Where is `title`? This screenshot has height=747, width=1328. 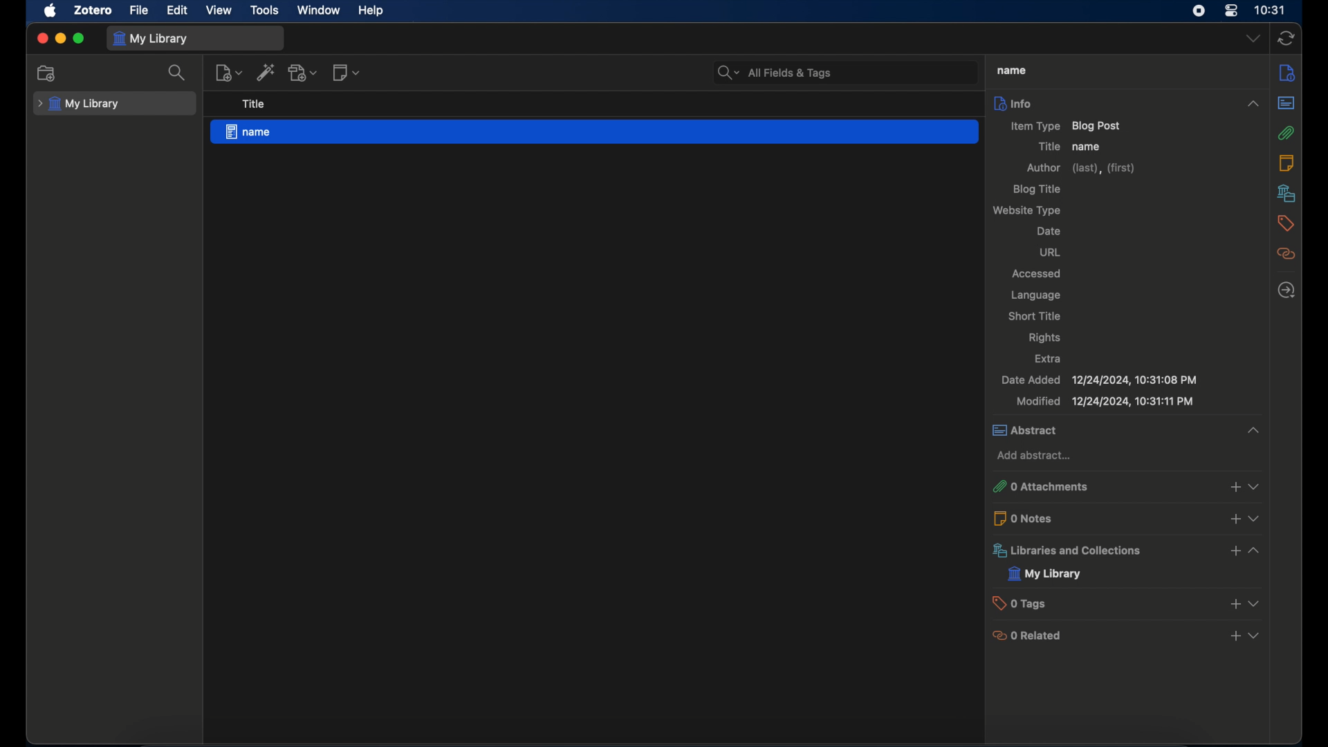
title is located at coordinates (1046, 147).